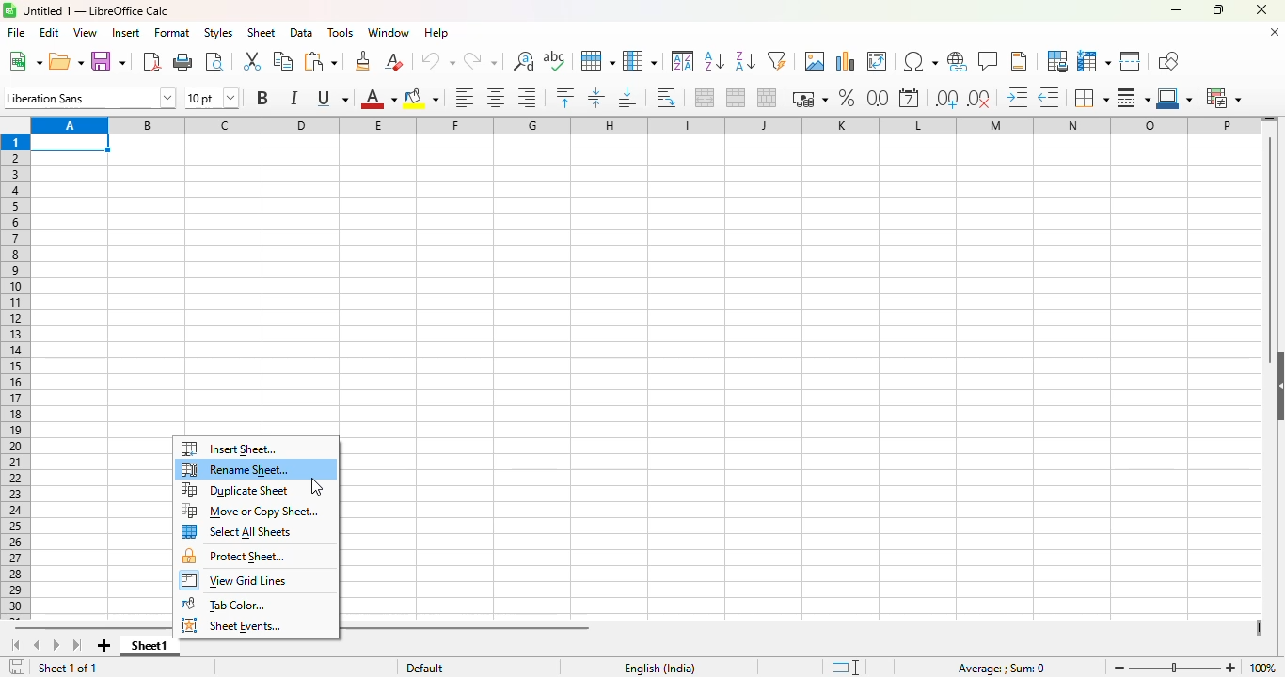  What do you see at coordinates (321, 61) in the screenshot?
I see `paste` at bounding box center [321, 61].